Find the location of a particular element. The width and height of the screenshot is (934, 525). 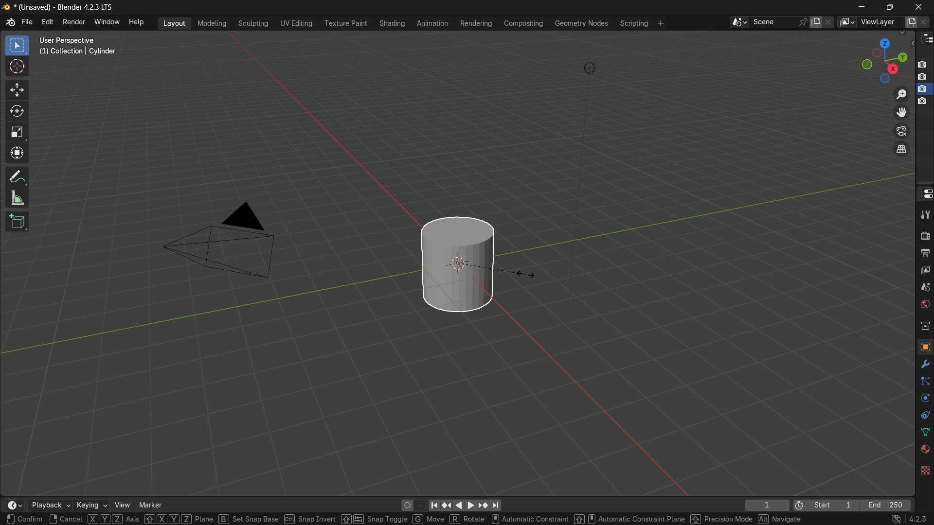

timeline is located at coordinates (13, 505).